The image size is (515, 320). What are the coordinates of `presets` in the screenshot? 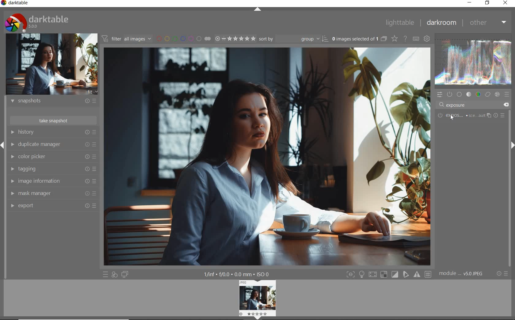 It's located at (507, 94).